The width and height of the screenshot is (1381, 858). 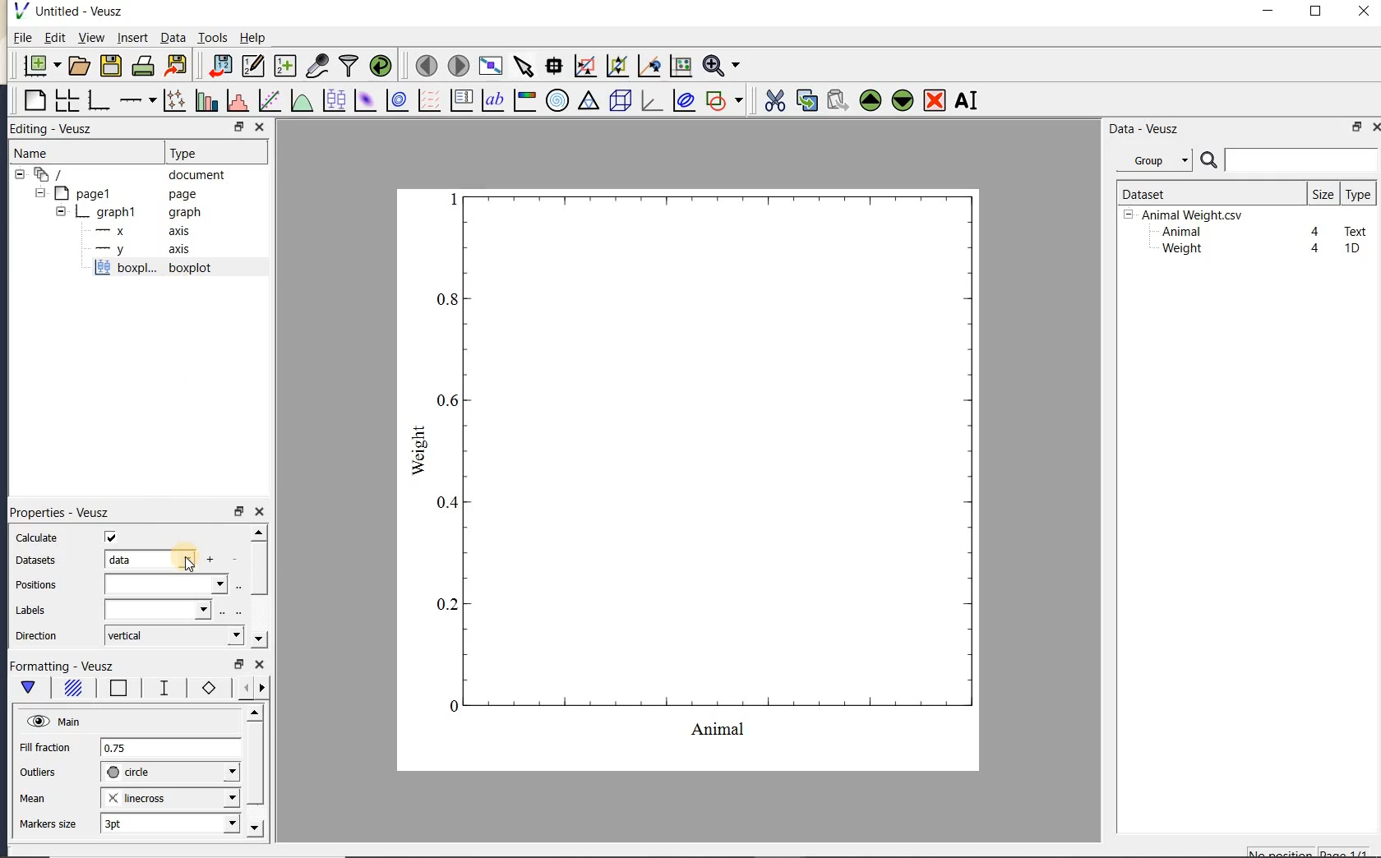 What do you see at coordinates (681, 67) in the screenshot?
I see `click to reset graph axes` at bounding box center [681, 67].